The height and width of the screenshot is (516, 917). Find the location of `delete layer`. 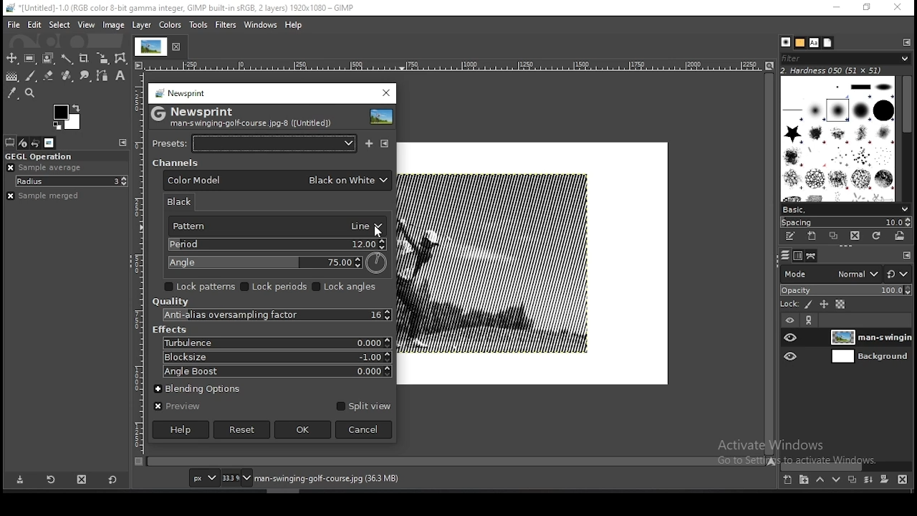

delete layer is located at coordinates (906, 479).